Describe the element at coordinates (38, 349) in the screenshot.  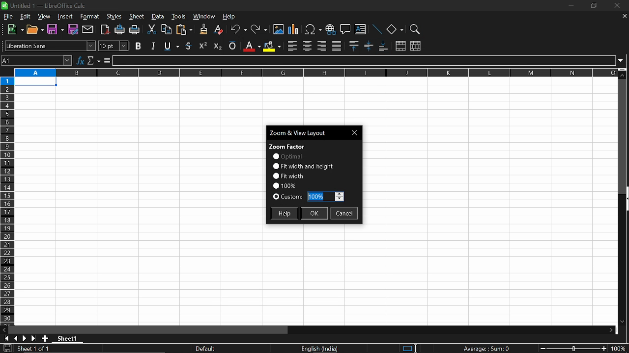
I see `current sheet` at that location.